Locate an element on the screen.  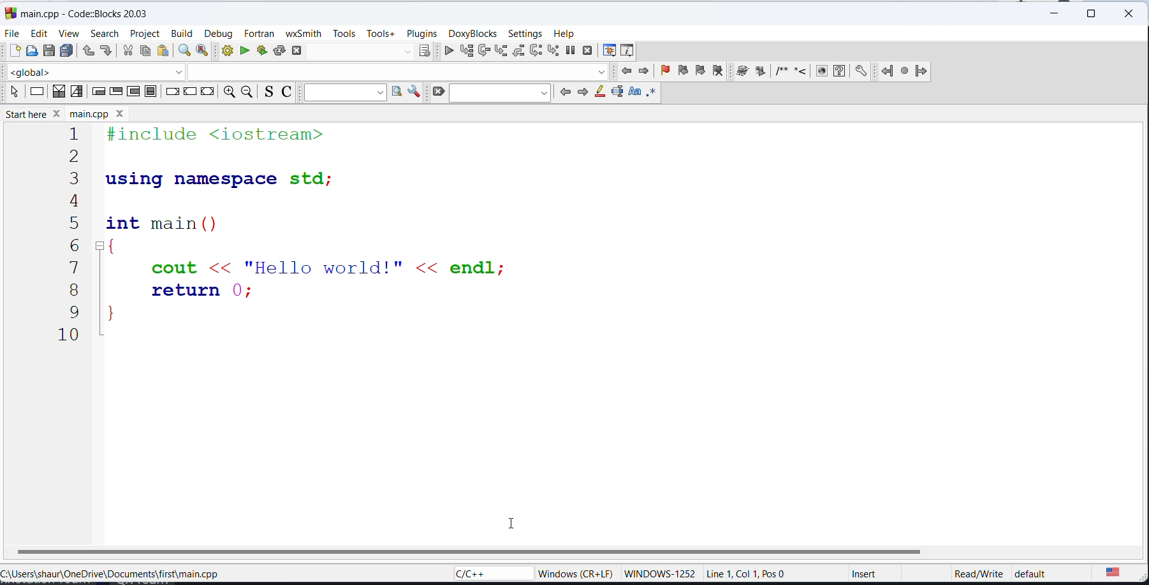
selection is located at coordinates (77, 93).